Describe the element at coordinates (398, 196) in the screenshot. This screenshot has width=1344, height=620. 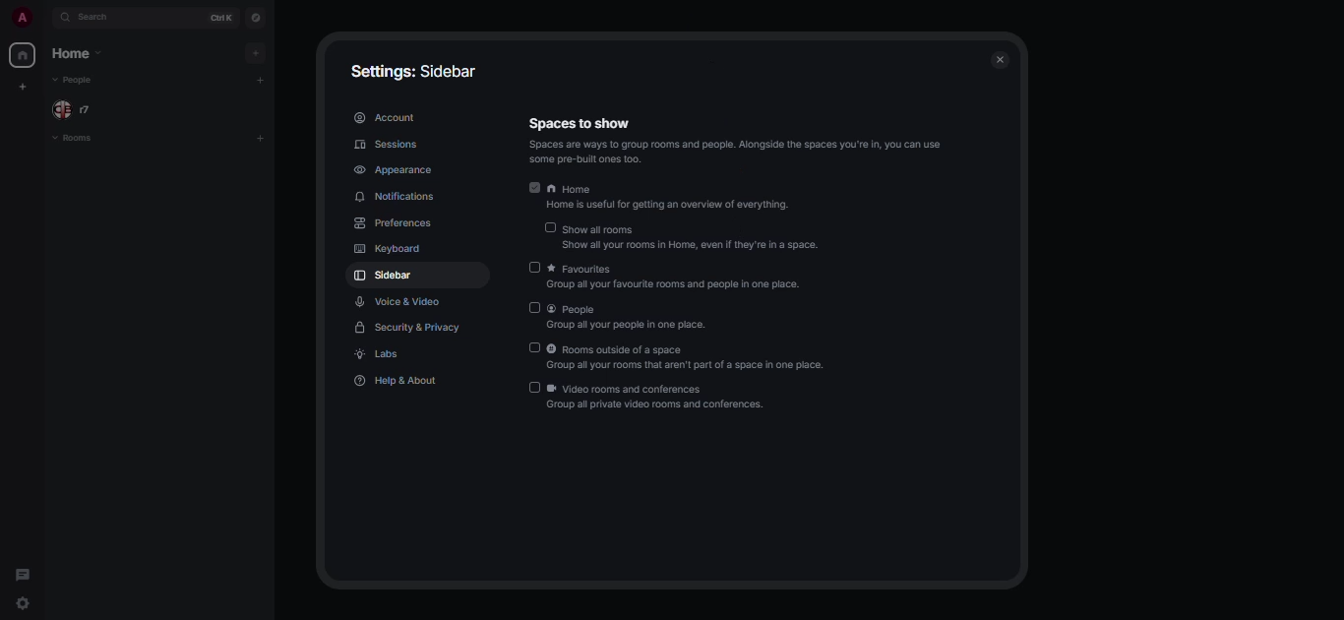
I see `notifications` at that location.